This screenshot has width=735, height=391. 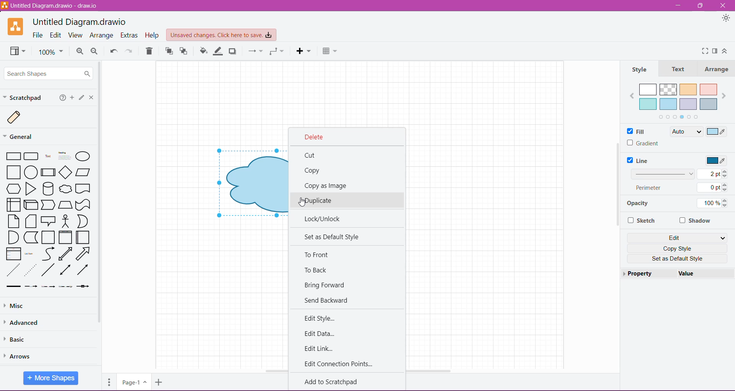 What do you see at coordinates (320, 334) in the screenshot?
I see `Edit Data` at bounding box center [320, 334].